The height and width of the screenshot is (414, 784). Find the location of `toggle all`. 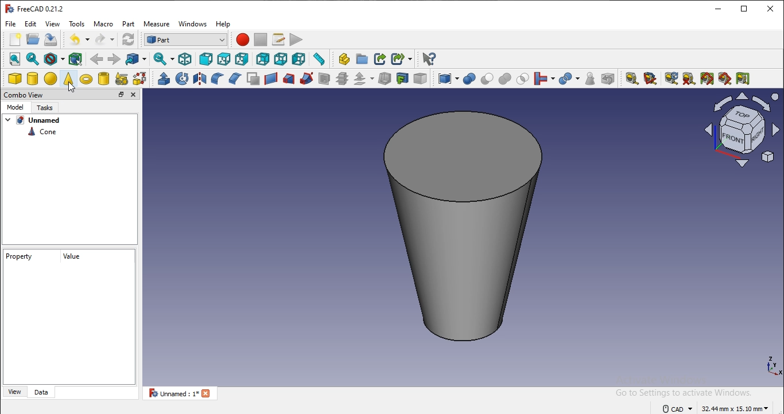

toggle all is located at coordinates (707, 78).